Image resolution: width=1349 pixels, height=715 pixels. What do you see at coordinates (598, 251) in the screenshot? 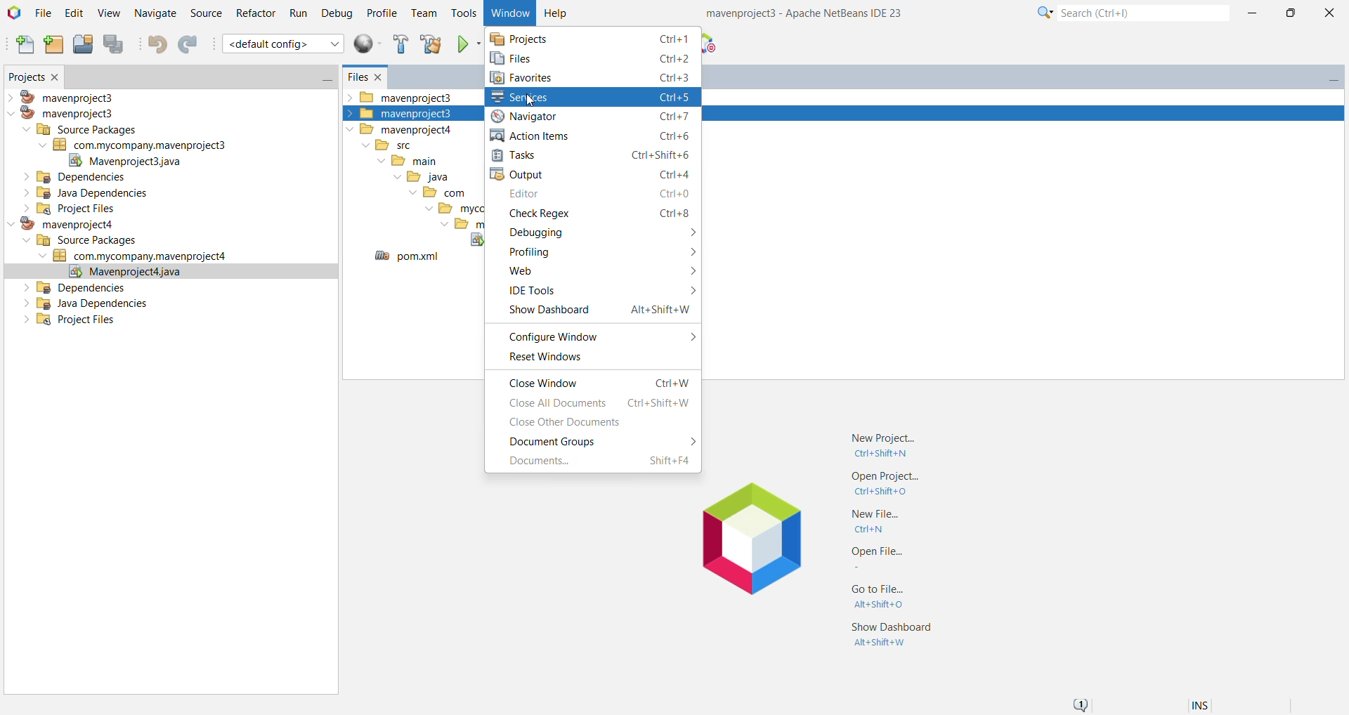
I see `Profiling` at bounding box center [598, 251].